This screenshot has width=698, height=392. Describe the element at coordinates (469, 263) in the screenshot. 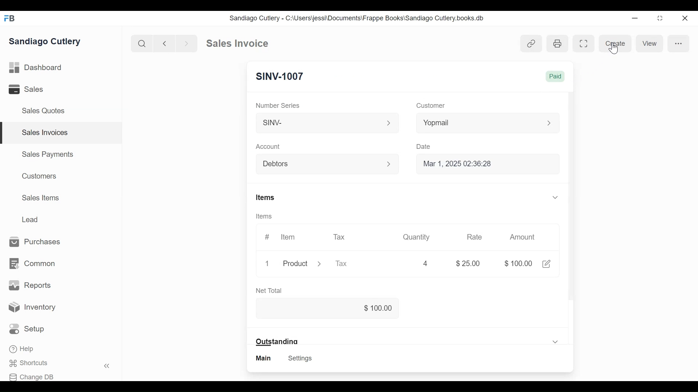

I see `$25.00` at that location.